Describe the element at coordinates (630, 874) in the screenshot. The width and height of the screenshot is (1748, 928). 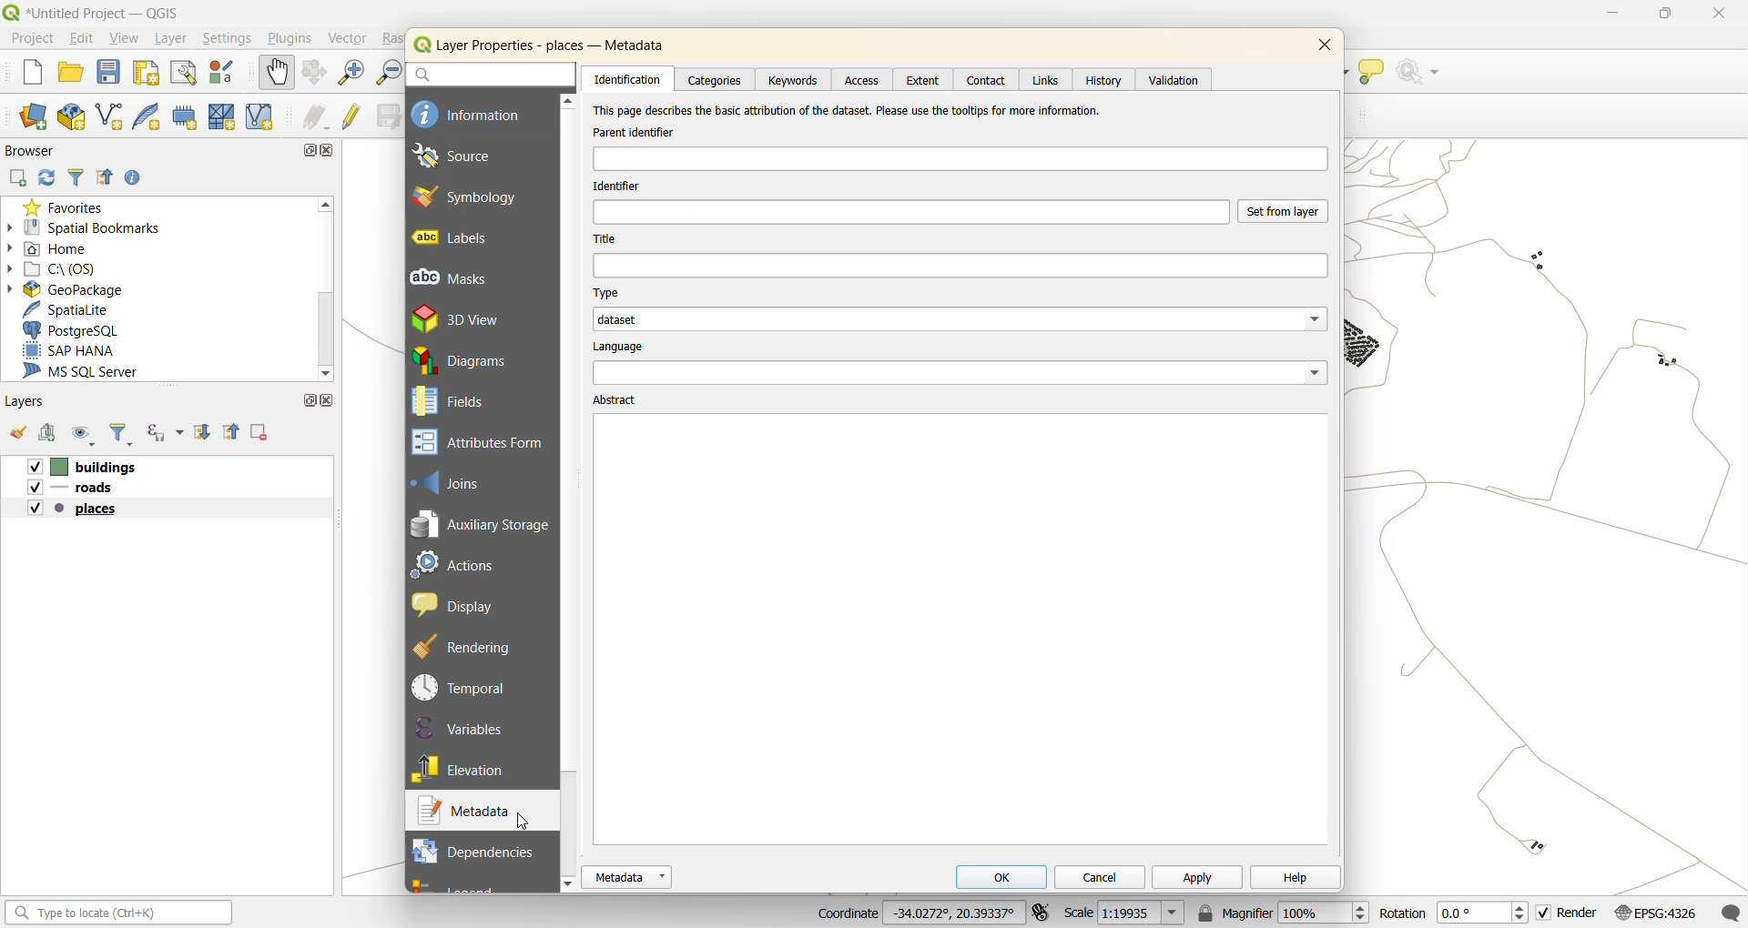
I see `metadata` at that location.